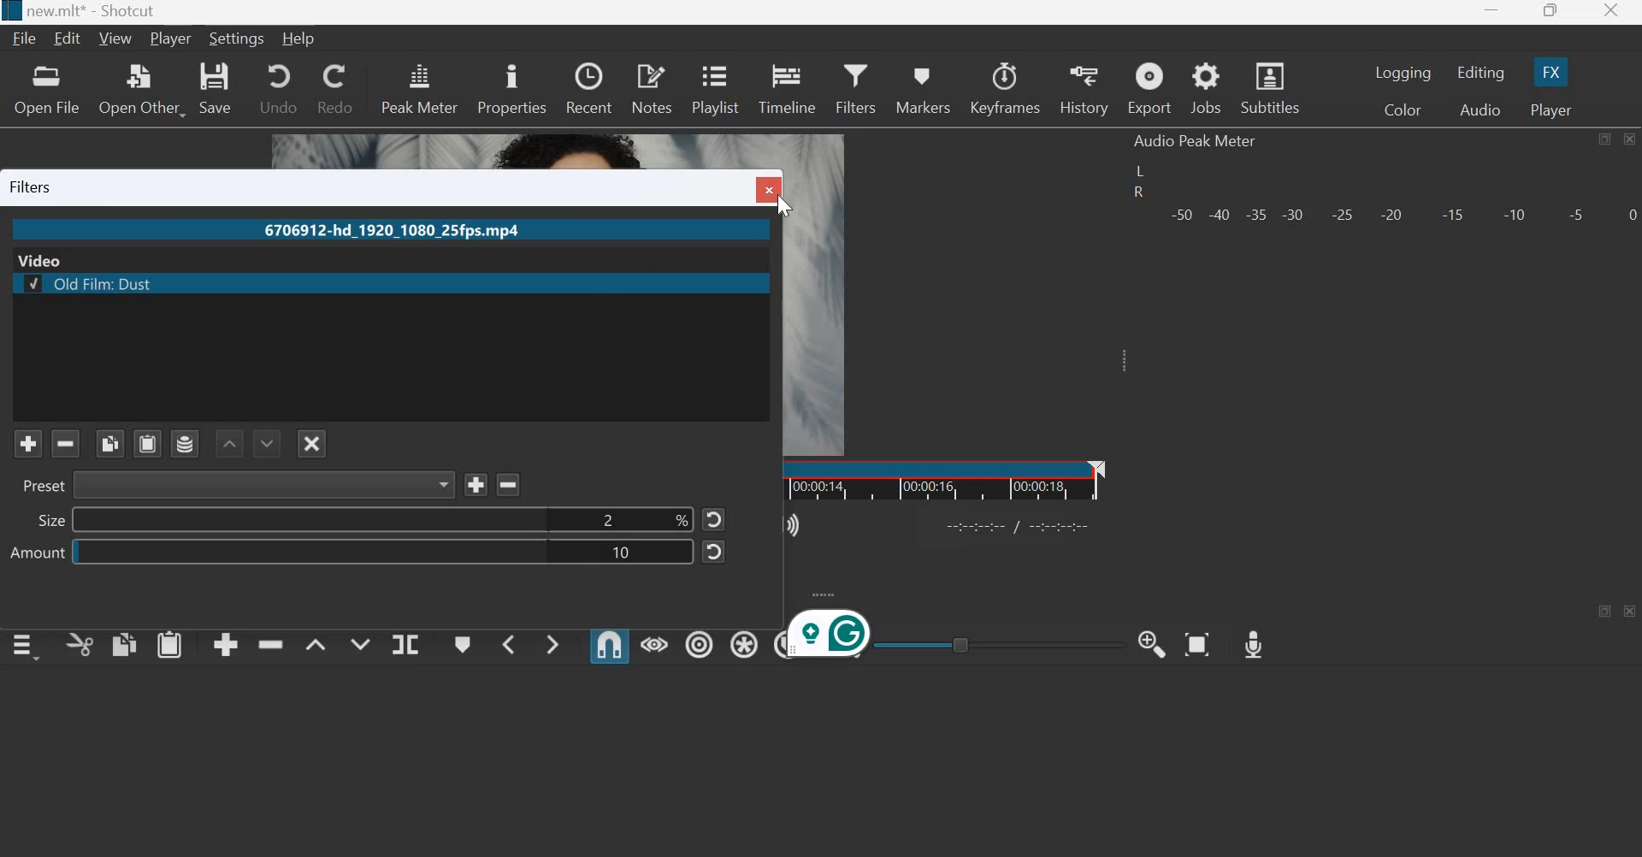 The image size is (1642, 857). I want to click on ripple delete, so click(271, 641).